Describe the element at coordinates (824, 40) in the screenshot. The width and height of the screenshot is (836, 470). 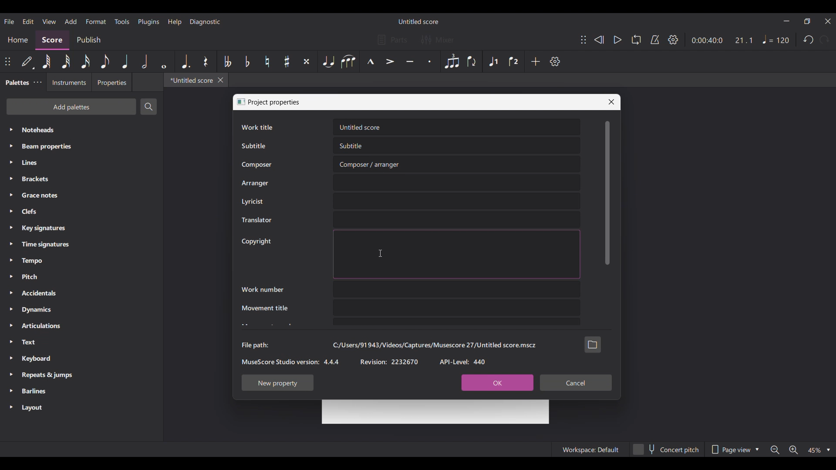
I see `Redo` at that location.